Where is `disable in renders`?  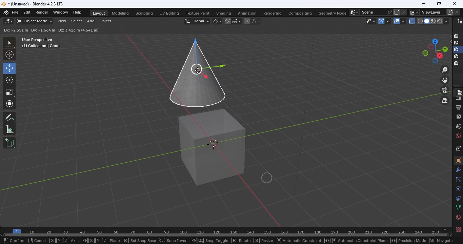
disable in renders is located at coordinates (456, 57).